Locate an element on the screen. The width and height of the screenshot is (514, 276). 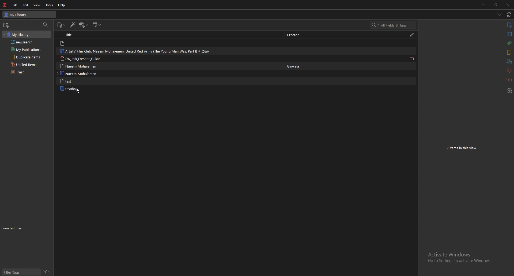
abstract is located at coordinates (509, 35).